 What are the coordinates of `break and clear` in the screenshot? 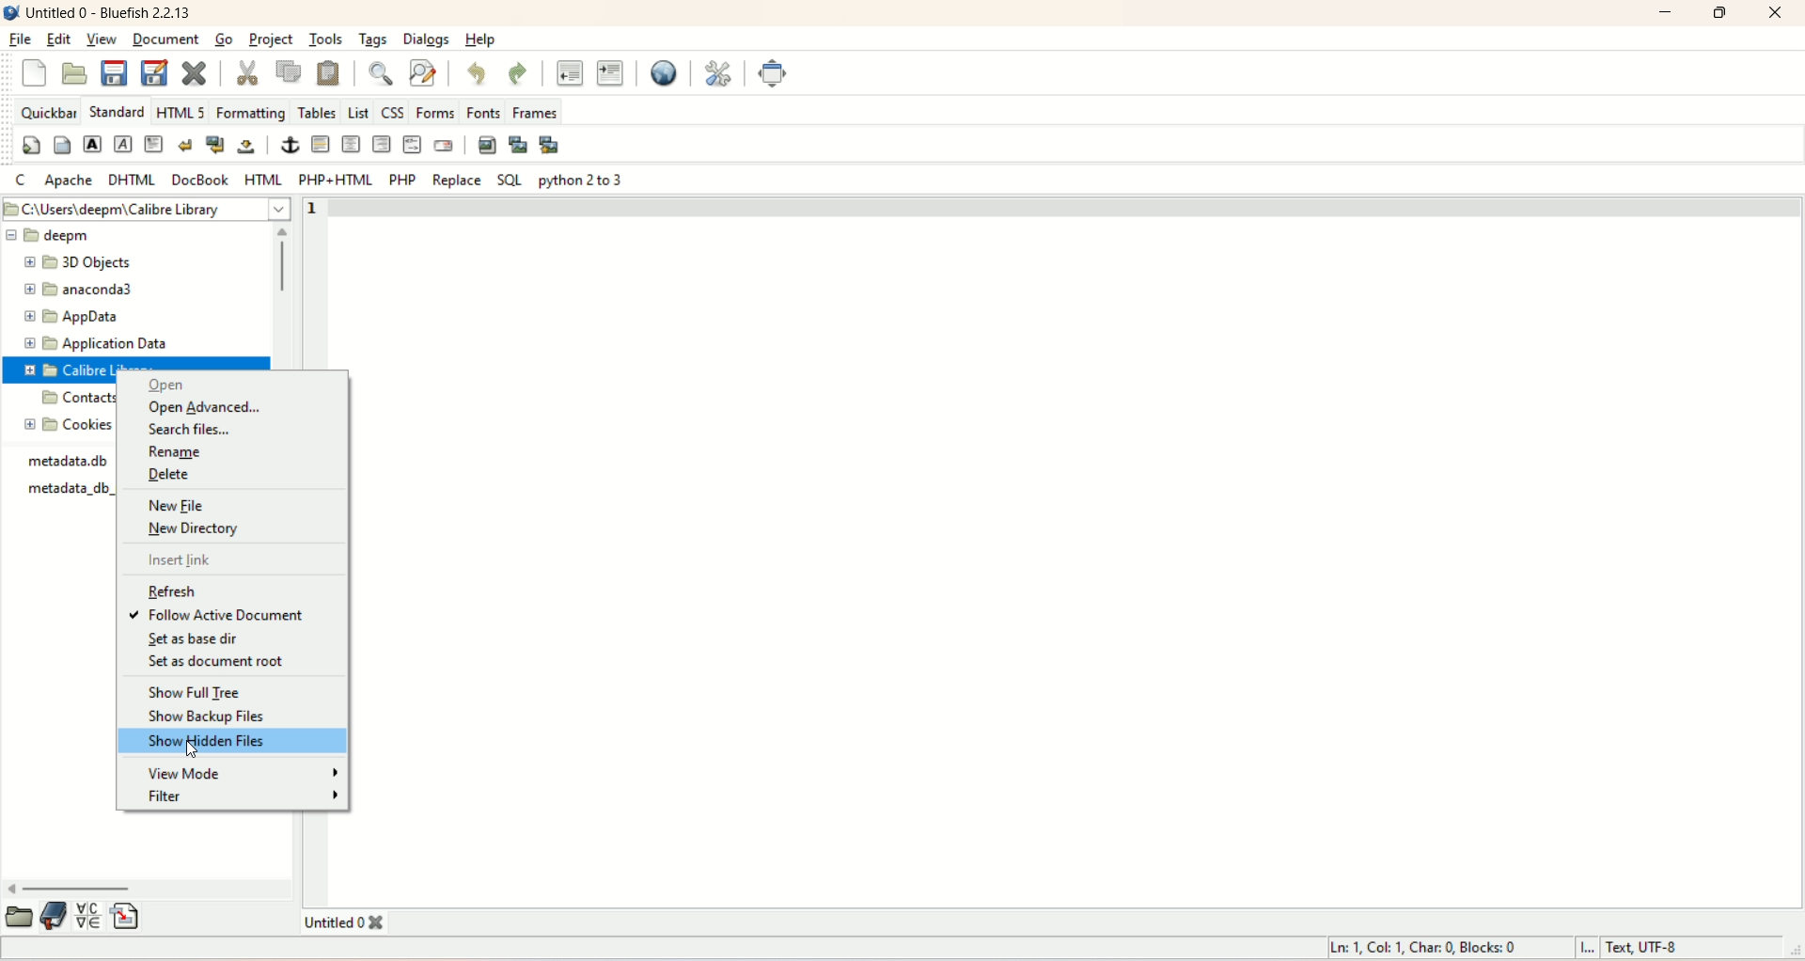 It's located at (214, 143).